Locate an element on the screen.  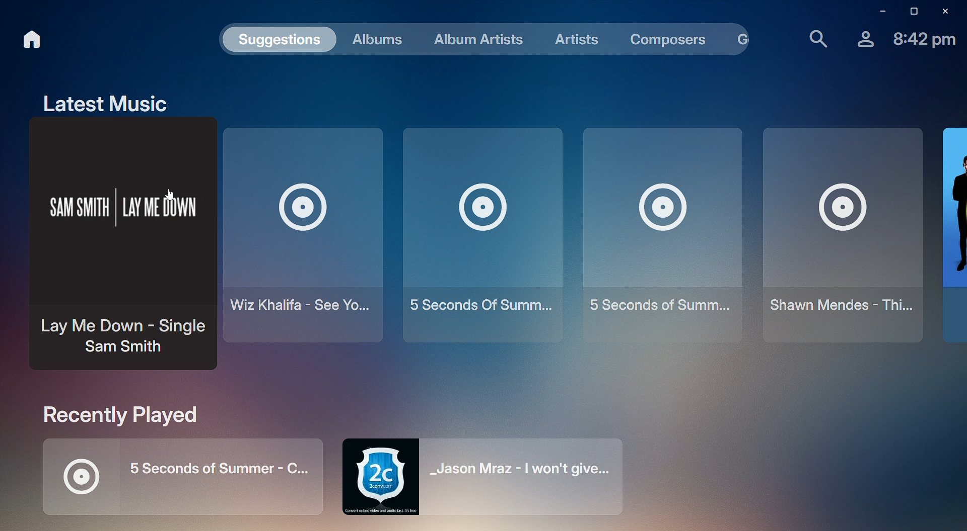
Sam Smith is located at coordinates (120, 249).